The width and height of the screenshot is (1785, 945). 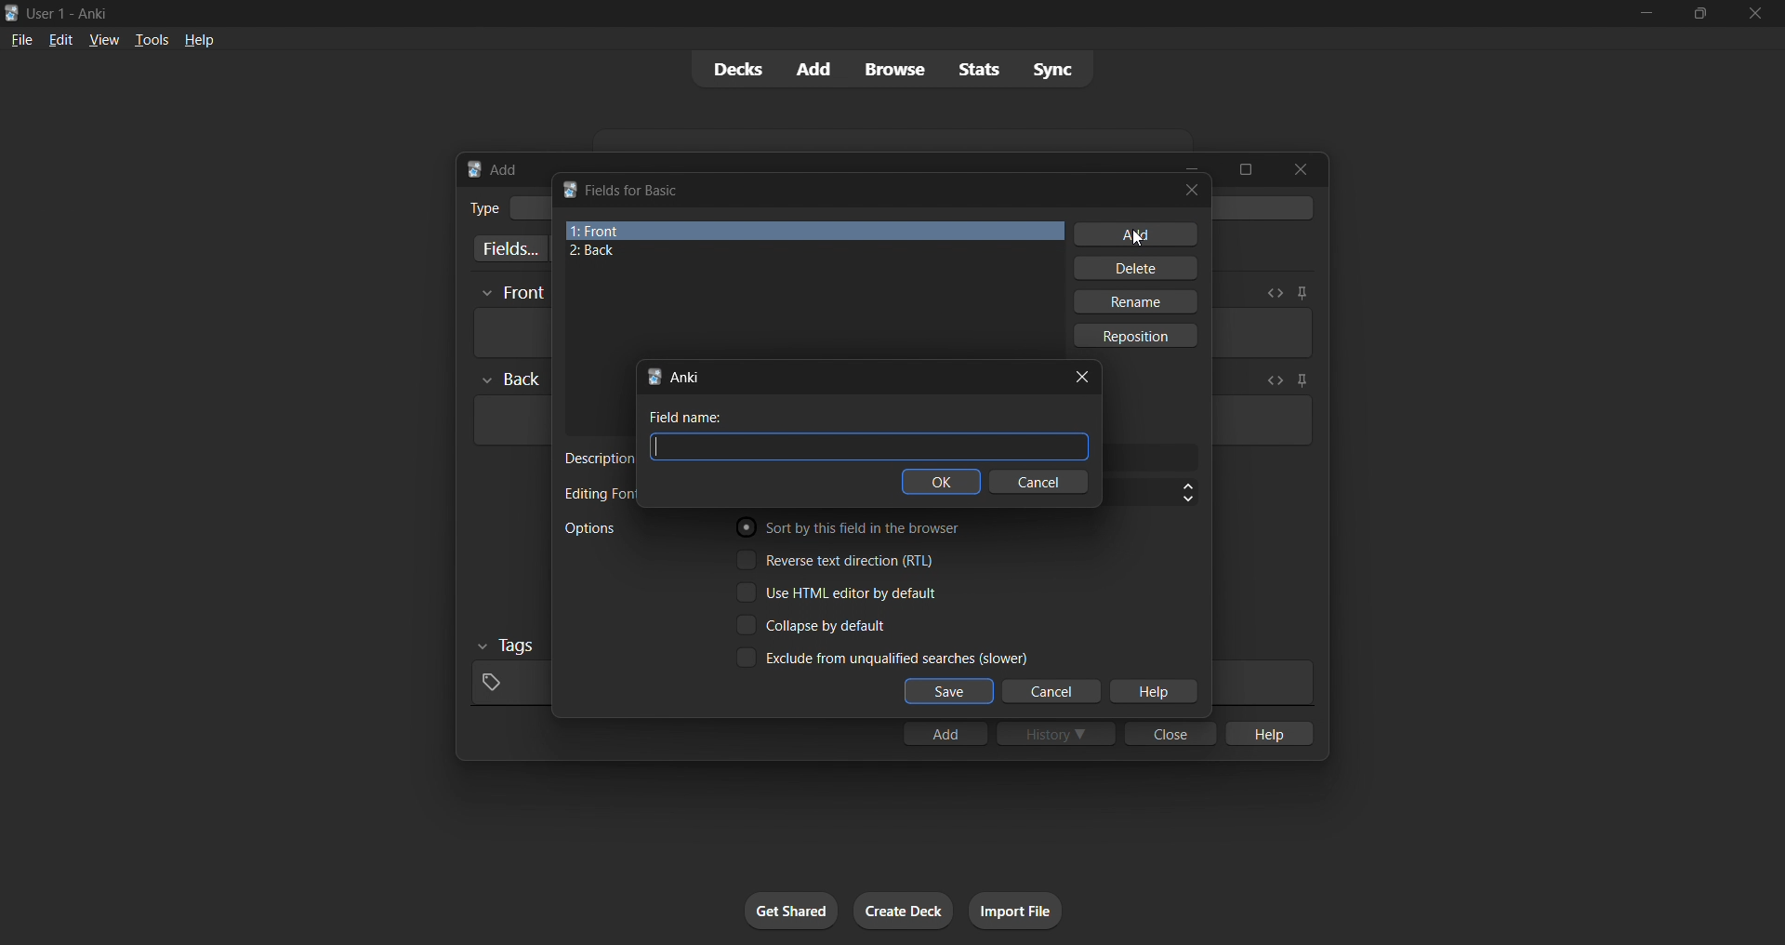 I want to click on Toggle sticky, so click(x=1302, y=293).